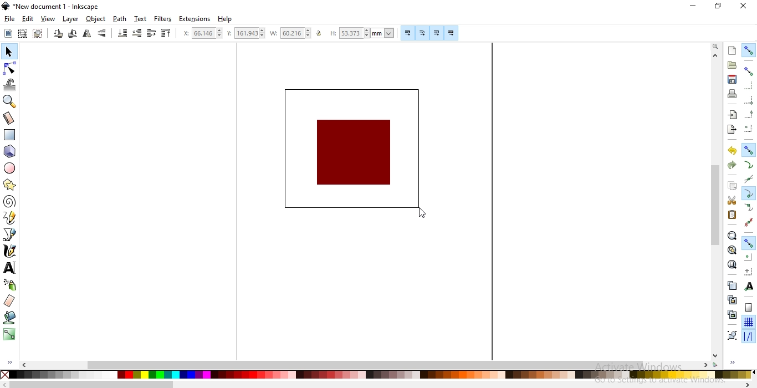  Describe the element at coordinates (733, 50) in the screenshot. I see `create a new document` at that location.